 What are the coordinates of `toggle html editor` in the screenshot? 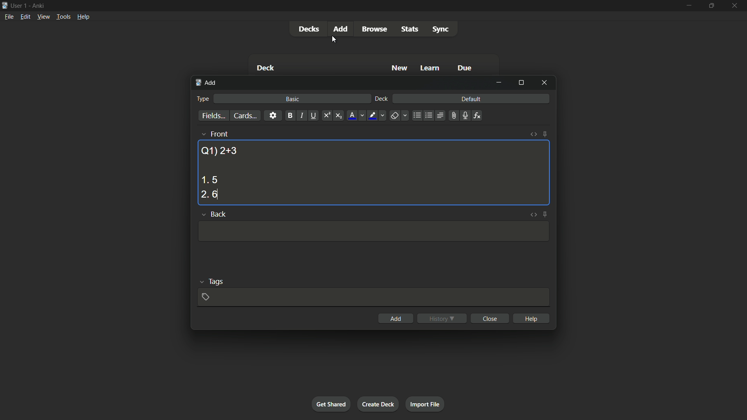 It's located at (534, 134).